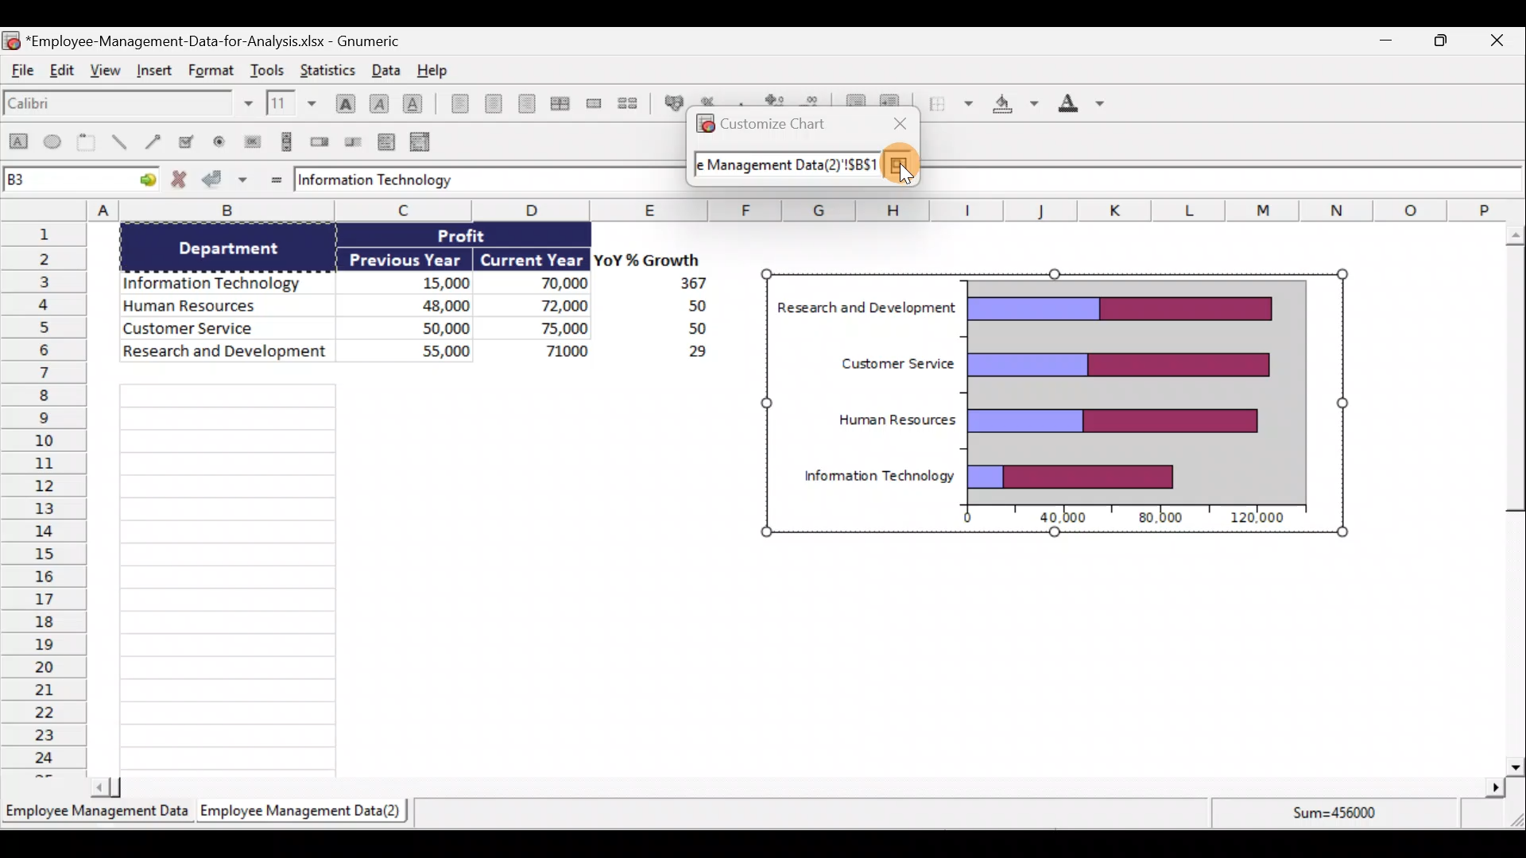 The width and height of the screenshot is (1526, 858). I want to click on Align left, so click(455, 106).